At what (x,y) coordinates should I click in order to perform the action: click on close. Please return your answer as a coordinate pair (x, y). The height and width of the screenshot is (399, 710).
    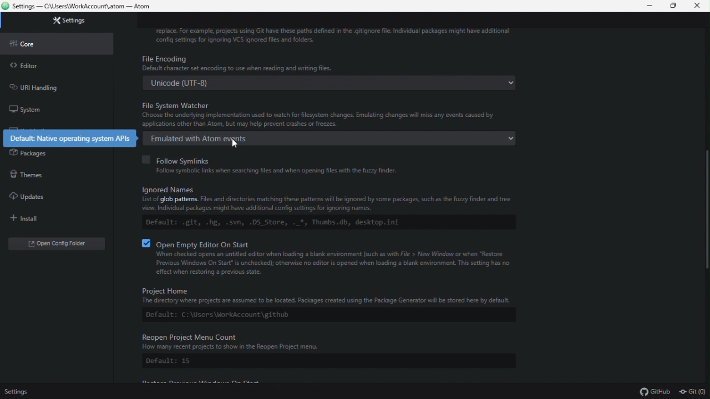
    Looking at the image, I should click on (698, 6).